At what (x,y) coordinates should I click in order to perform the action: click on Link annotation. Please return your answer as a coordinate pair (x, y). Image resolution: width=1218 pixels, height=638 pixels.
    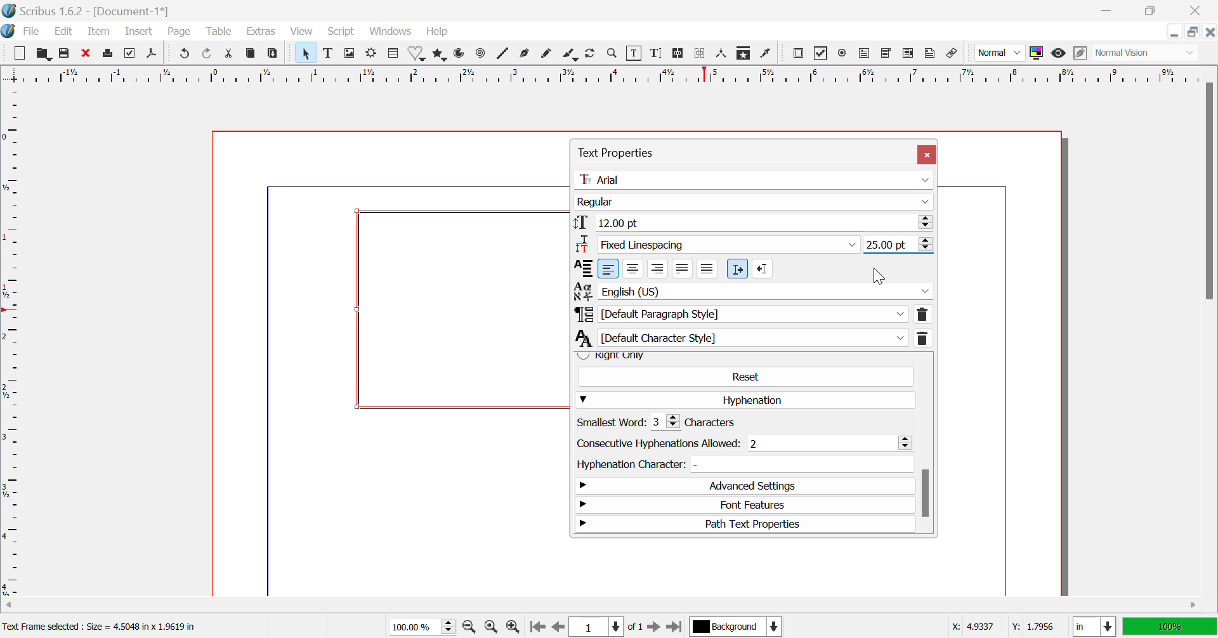
    Looking at the image, I should click on (955, 54).